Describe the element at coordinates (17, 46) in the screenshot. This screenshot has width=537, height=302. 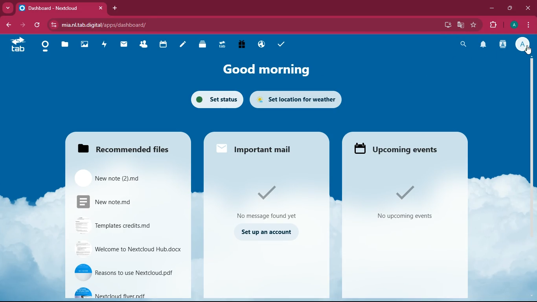
I see `home` at that location.